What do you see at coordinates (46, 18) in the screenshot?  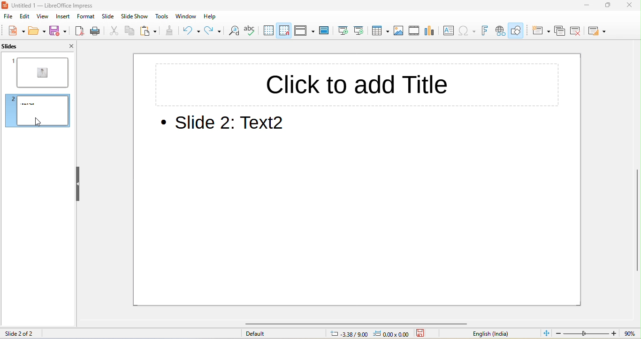 I see `view` at bounding box center [46, 18].